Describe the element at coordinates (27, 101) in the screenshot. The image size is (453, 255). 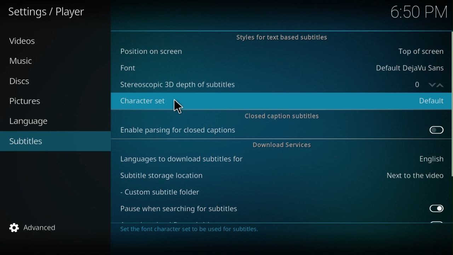
I see `Pictures` at that location.